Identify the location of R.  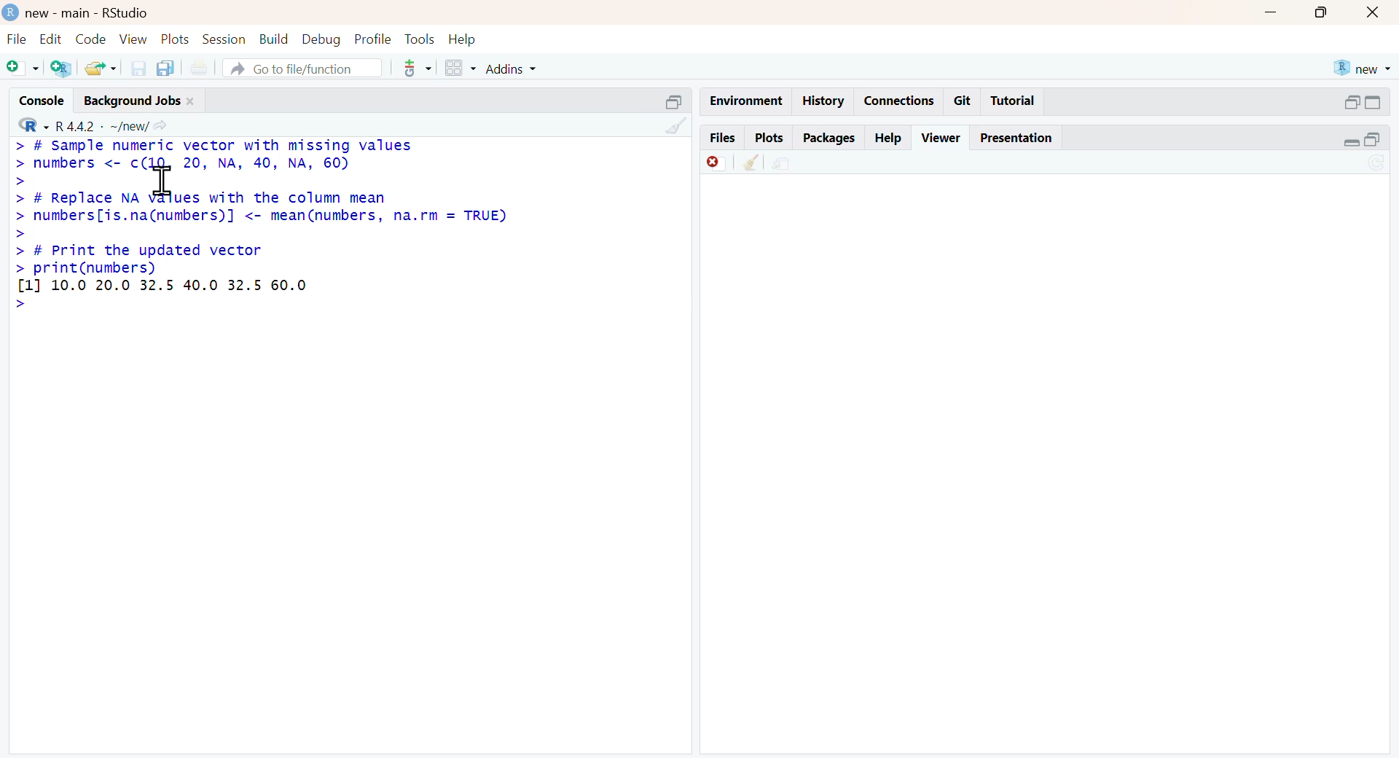
(35, 125).